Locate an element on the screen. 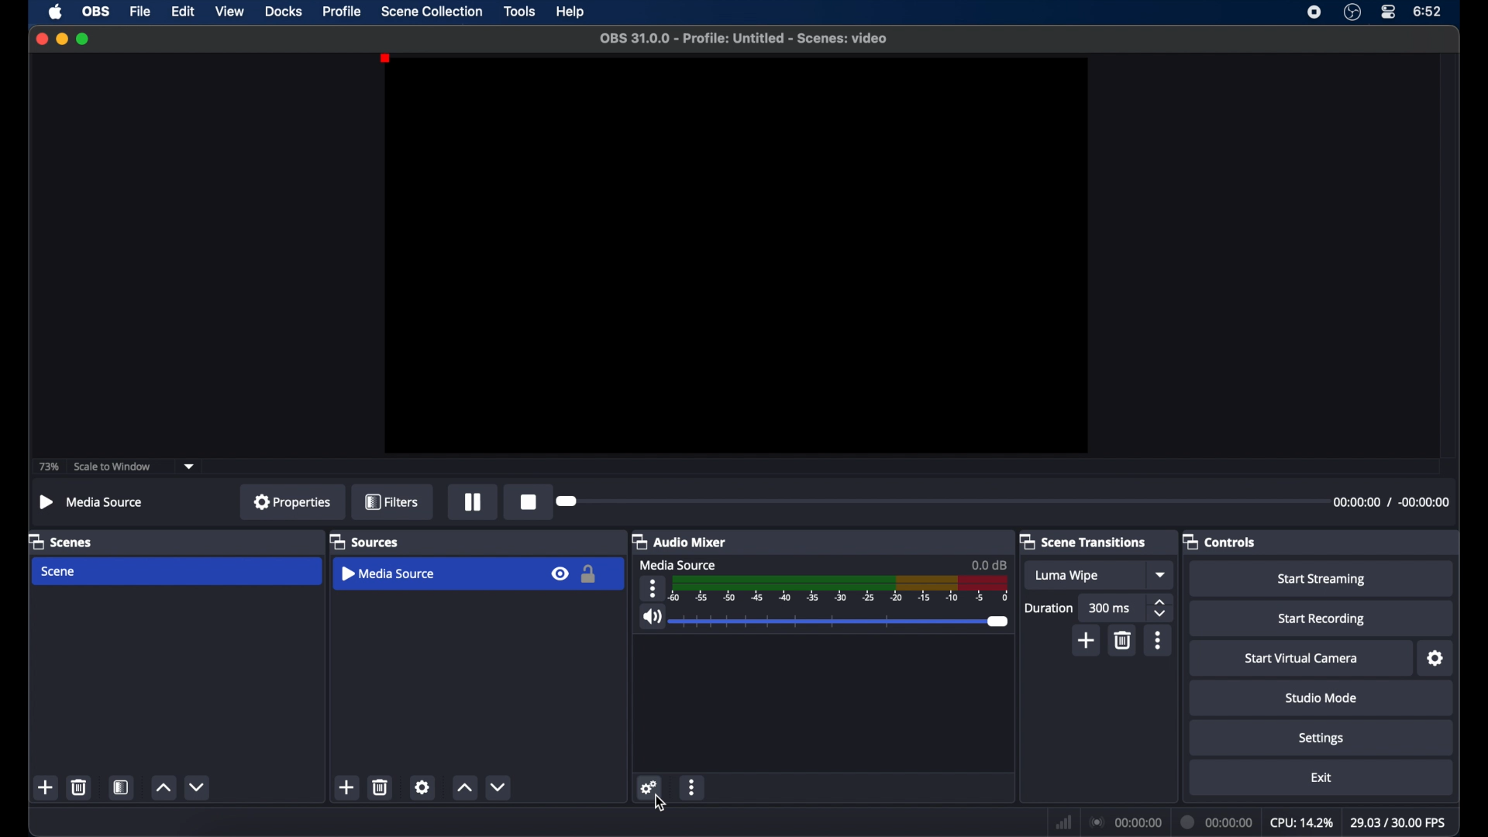  lock is located at coordinates (589, 574).